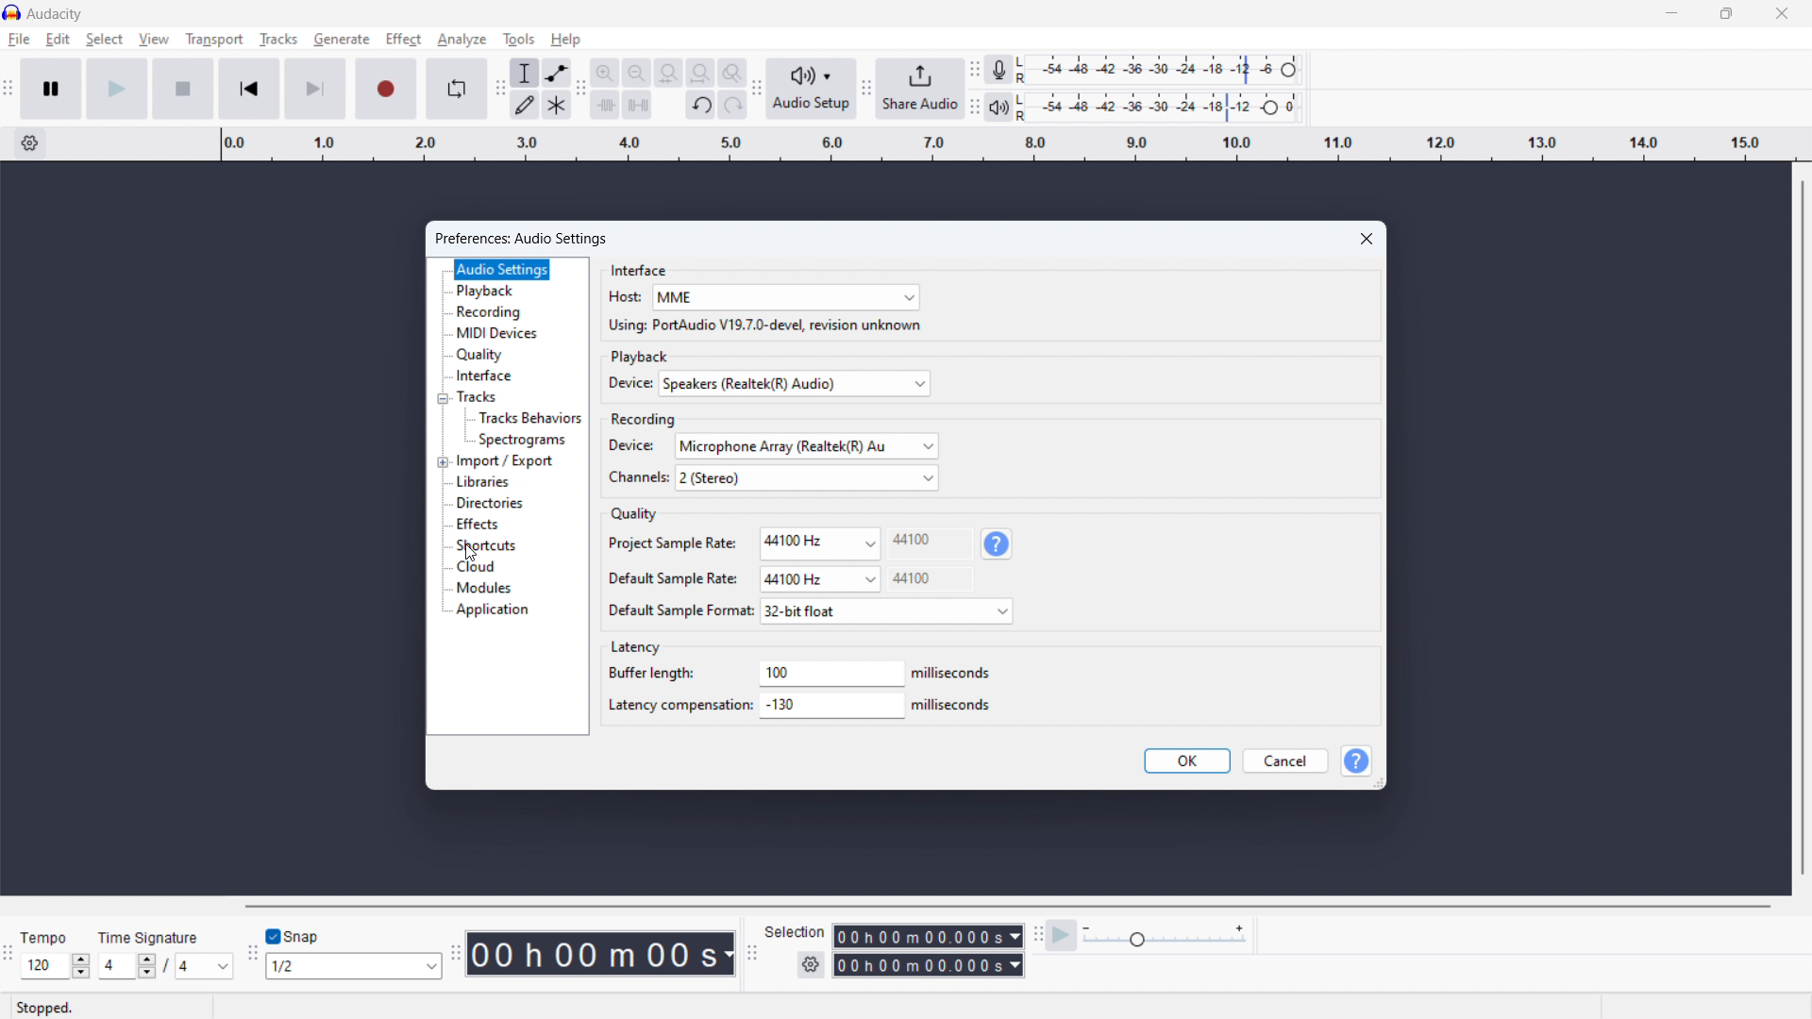 The image size is (1812, 1019). I want to click on cloud, so click(477, 567).